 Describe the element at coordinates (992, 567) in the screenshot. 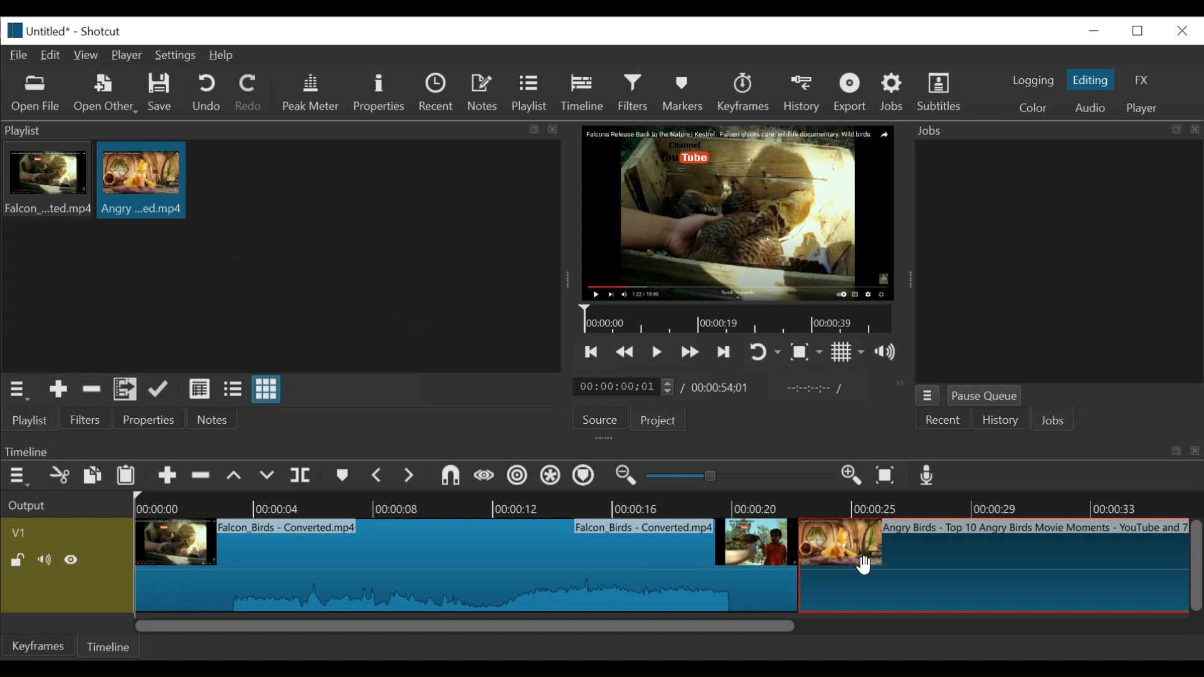

I see `clip` at that location.